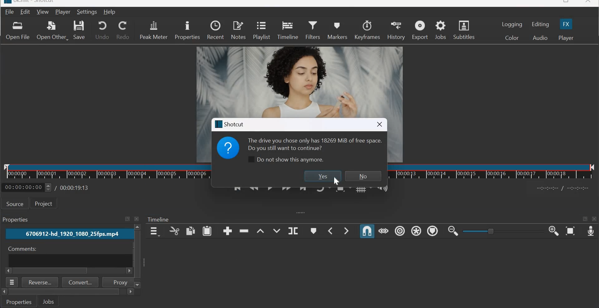  What do you see at coordinates (441, 30) in the screenshot?
I see `Jobs` at bounding box center [441, 30].